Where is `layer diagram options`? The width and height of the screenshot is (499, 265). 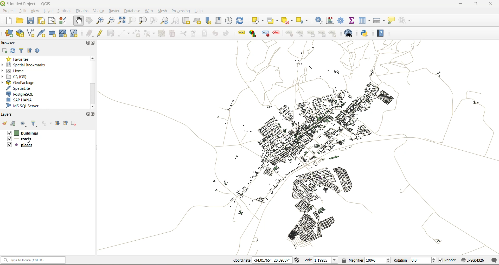 layer diagram options is located at coordinates (254, 33).